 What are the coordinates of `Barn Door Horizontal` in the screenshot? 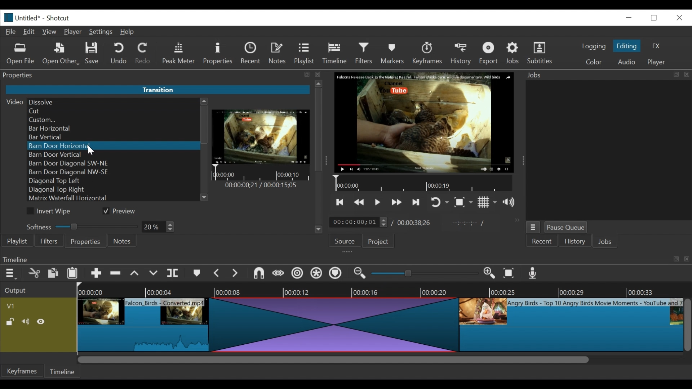 It's located at (113, 146).